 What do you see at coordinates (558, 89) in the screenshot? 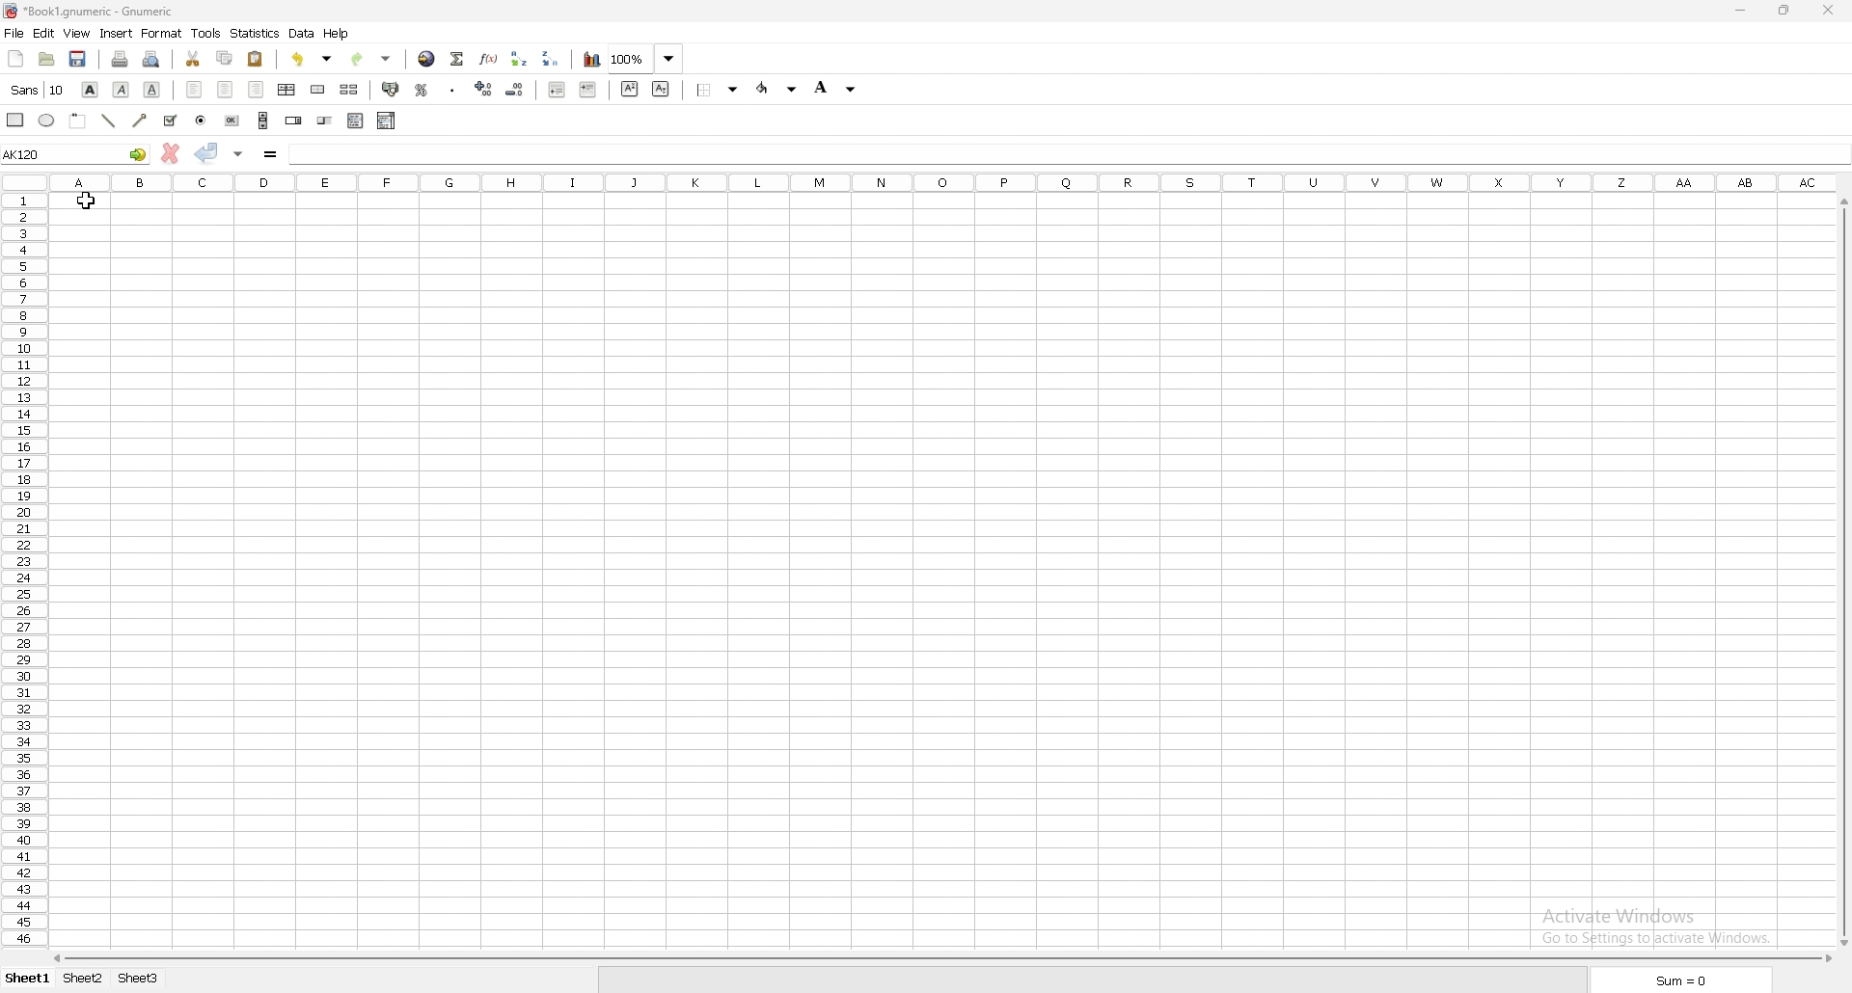
I see `decrease indent` at bounding box center [558, 89].